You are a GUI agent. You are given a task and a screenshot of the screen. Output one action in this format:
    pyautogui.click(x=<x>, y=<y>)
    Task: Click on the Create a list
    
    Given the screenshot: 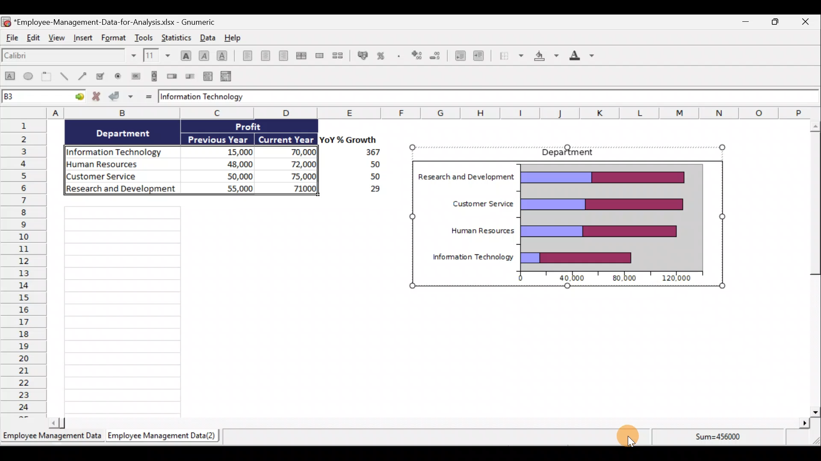 What is the action you would take?
    pyautogui.click(x=207, y=77)
    